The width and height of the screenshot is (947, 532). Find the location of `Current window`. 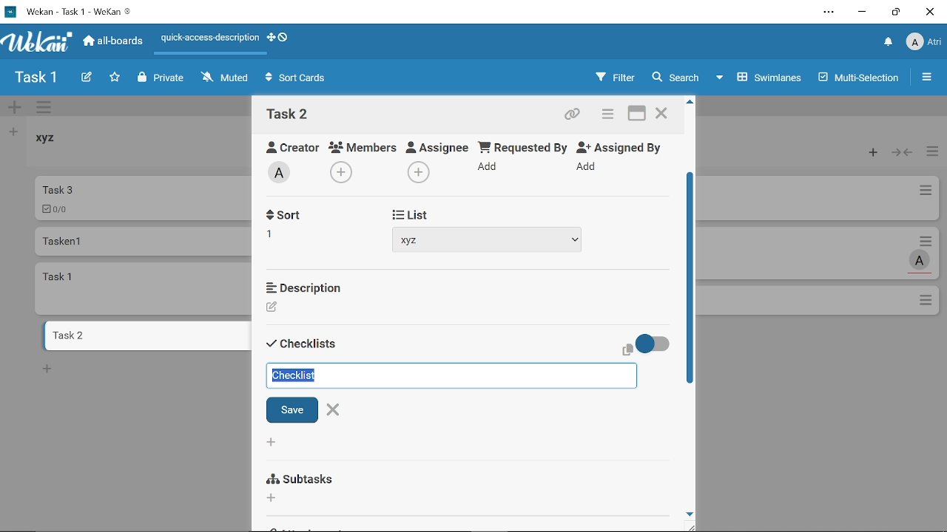

Current window is located at coordinates (68, 10).